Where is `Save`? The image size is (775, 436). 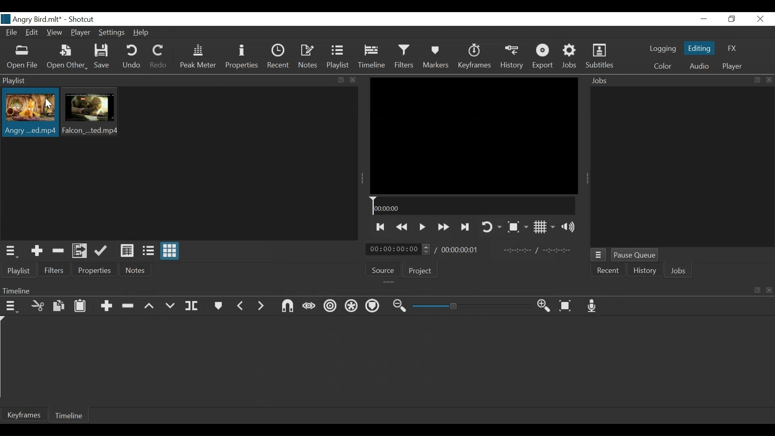
Save is located at coordinates (103, 57).